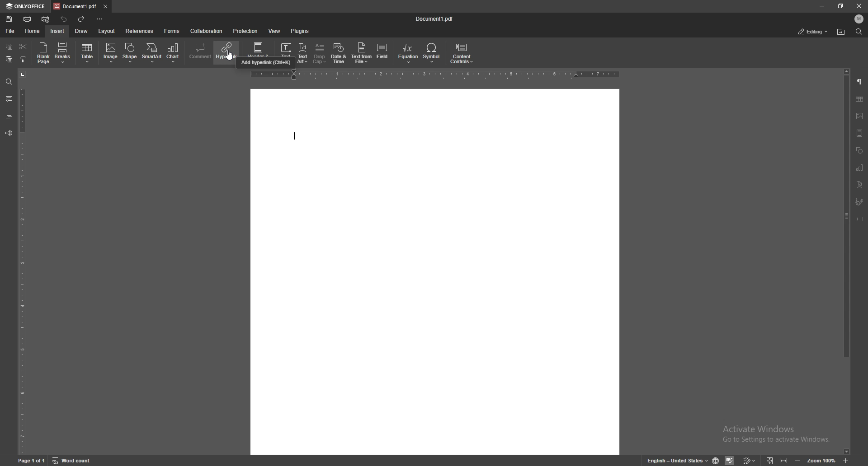 This screenshot has width=868, height=466. Describe the element at coordinates (860, 116) in the screenshot. I see `image` at that location.